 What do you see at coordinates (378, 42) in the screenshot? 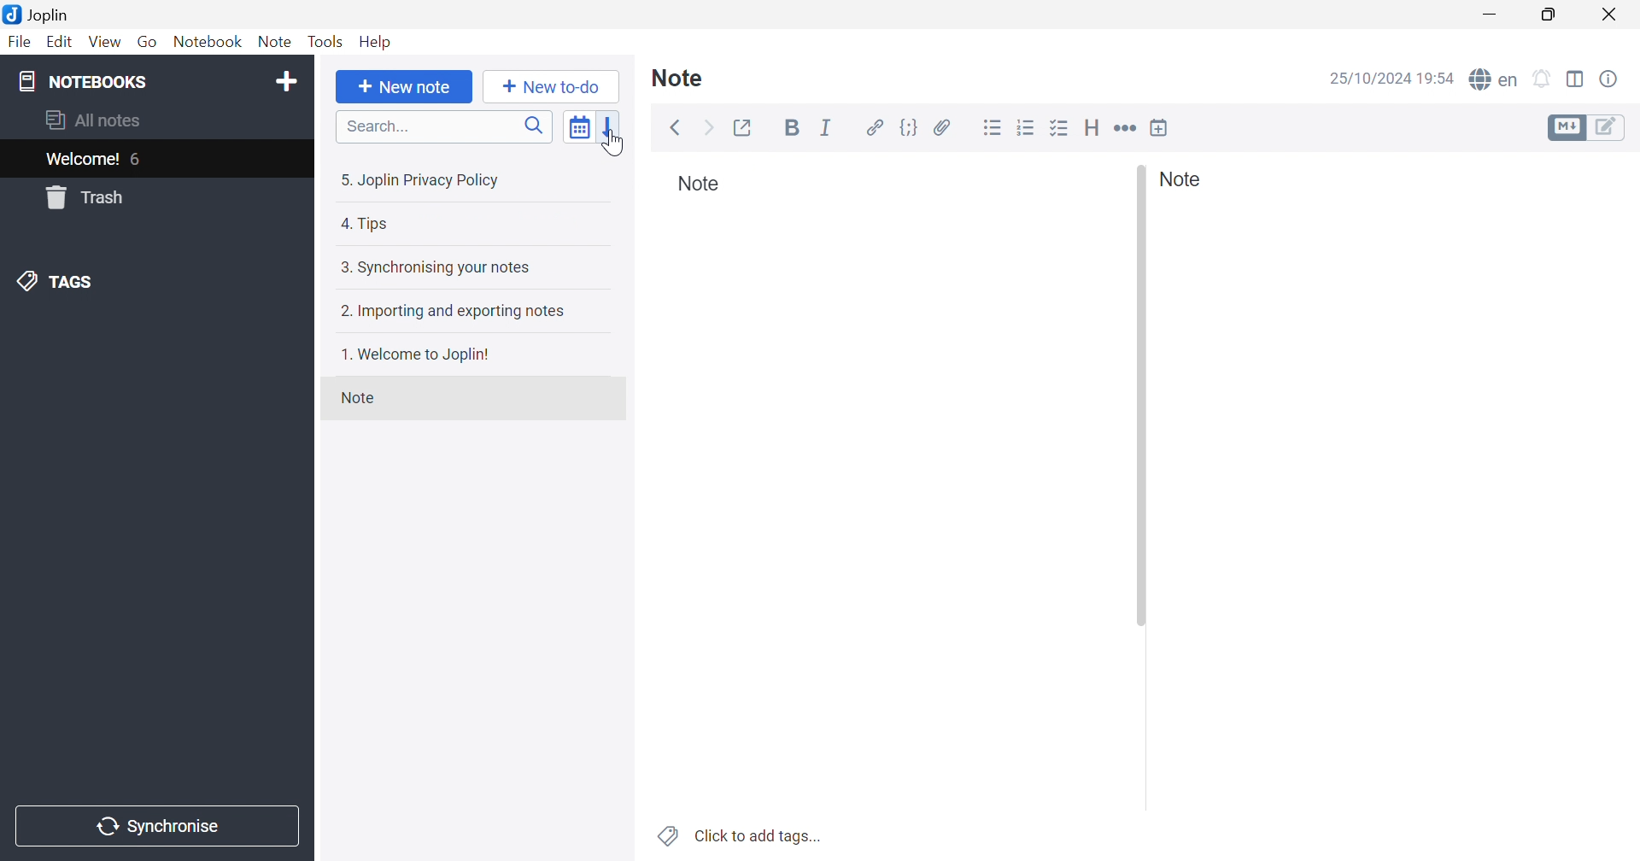
I see `Help` at bounding box center [378, 42].